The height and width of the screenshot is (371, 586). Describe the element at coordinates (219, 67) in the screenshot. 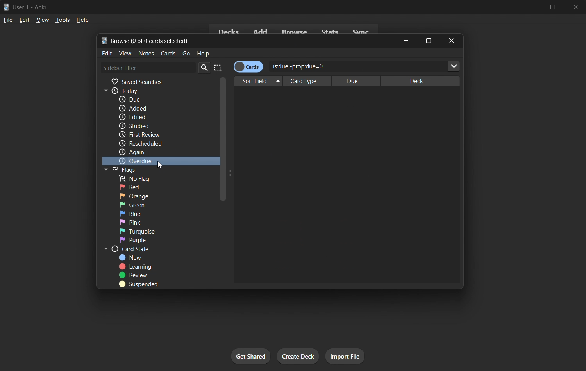

I see `select` at that location.